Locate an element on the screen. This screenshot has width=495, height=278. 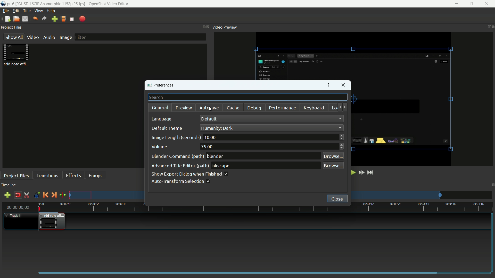
browse is located at coordinates (333, 166).